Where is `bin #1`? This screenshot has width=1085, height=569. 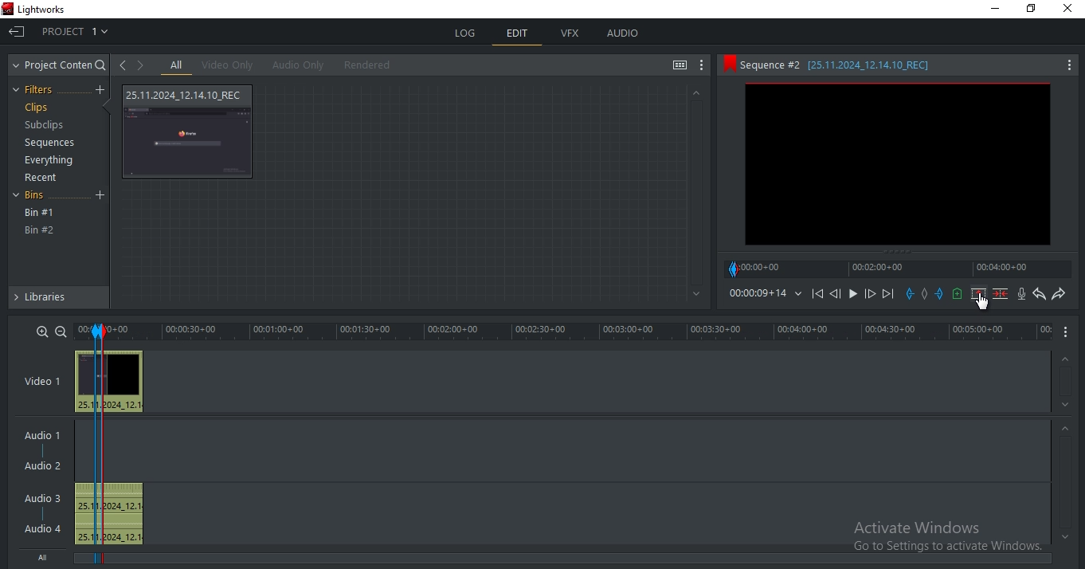 bin #1 is located at coordinates (40, 213).